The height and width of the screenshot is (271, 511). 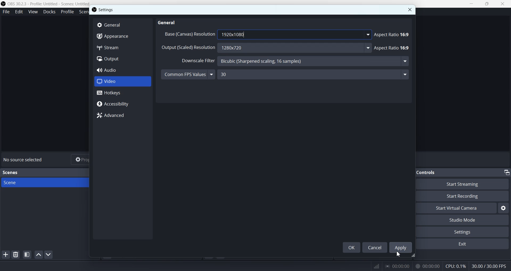 What do you see at coordinates (398, 254) in the screenshot?
I see `Cursor` at bounding box center [398, 254].